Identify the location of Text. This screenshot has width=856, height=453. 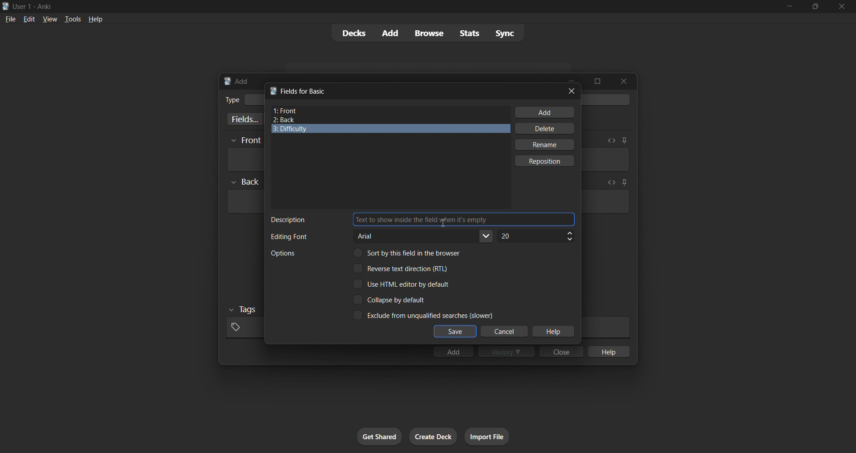
(289, 237).